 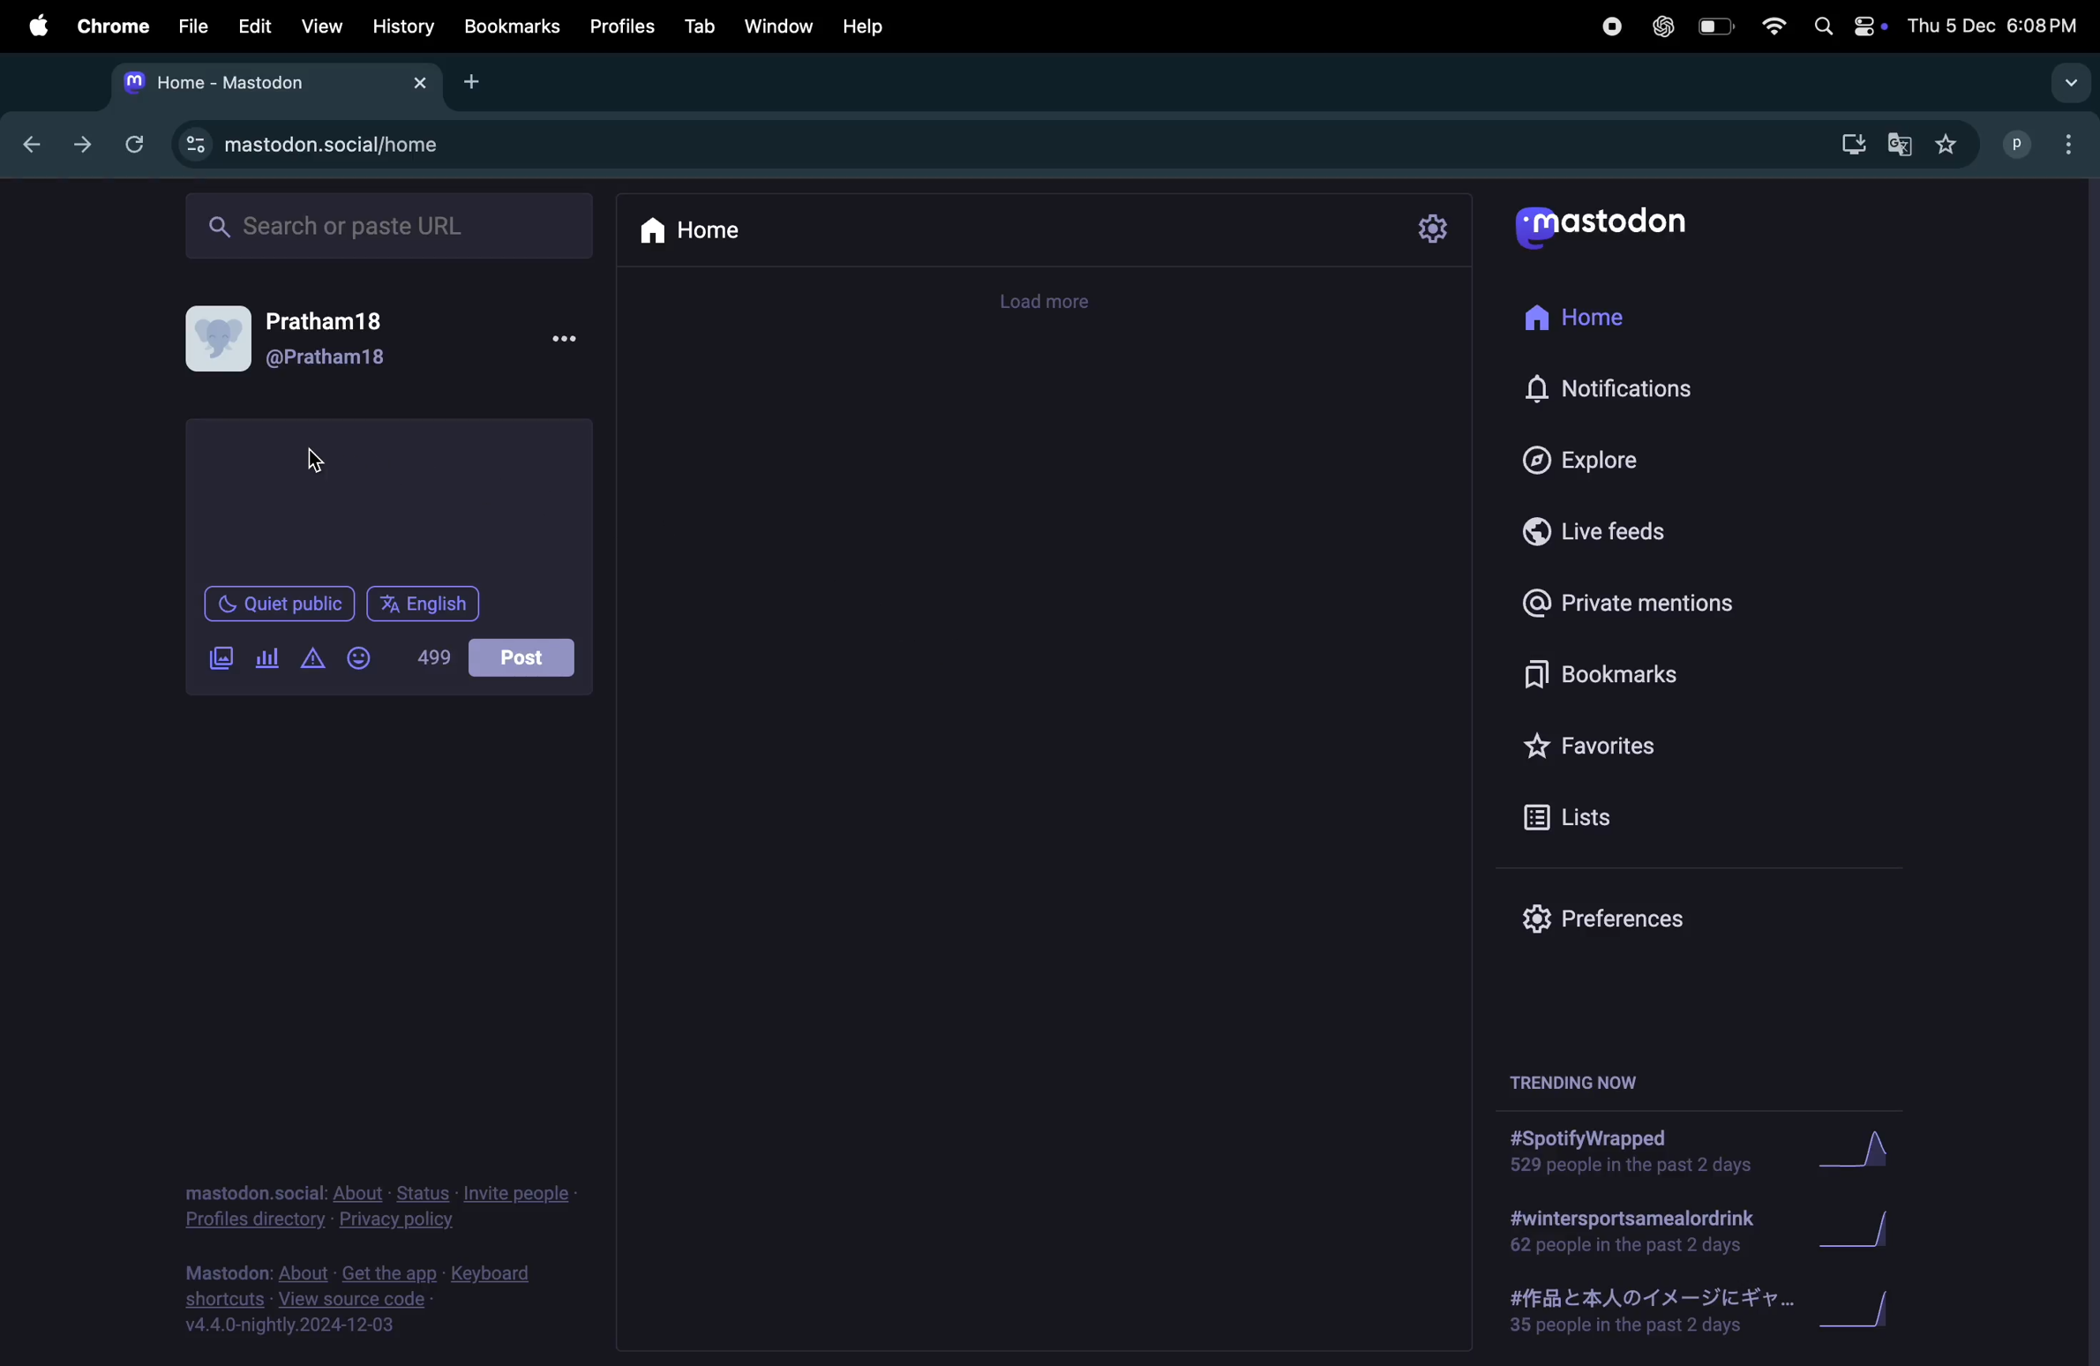 I want to click on tab, so click(x=697, y=28).